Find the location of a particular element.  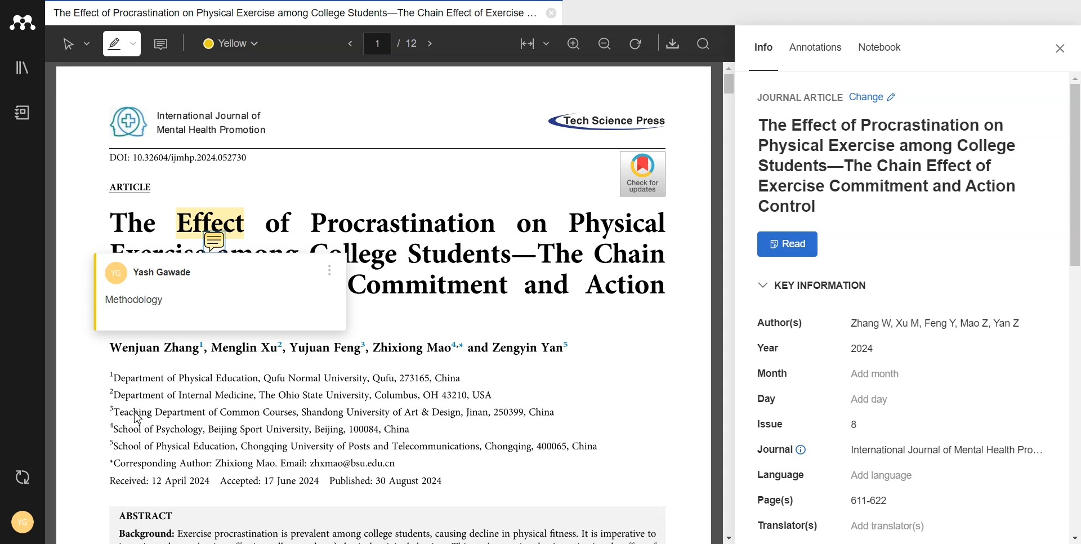

Read is located at coordinates (794, 244).